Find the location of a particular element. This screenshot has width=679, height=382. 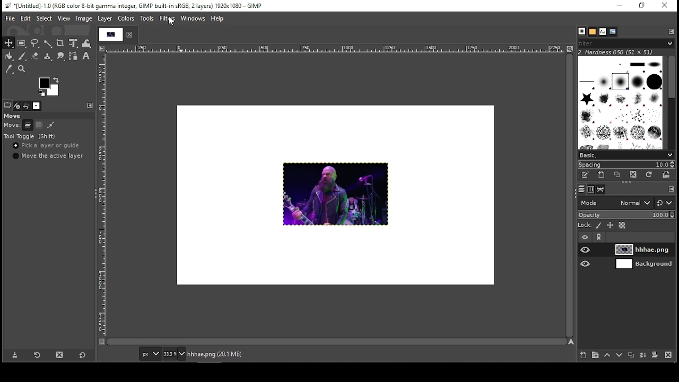

link is located at coordinates (600, 237).